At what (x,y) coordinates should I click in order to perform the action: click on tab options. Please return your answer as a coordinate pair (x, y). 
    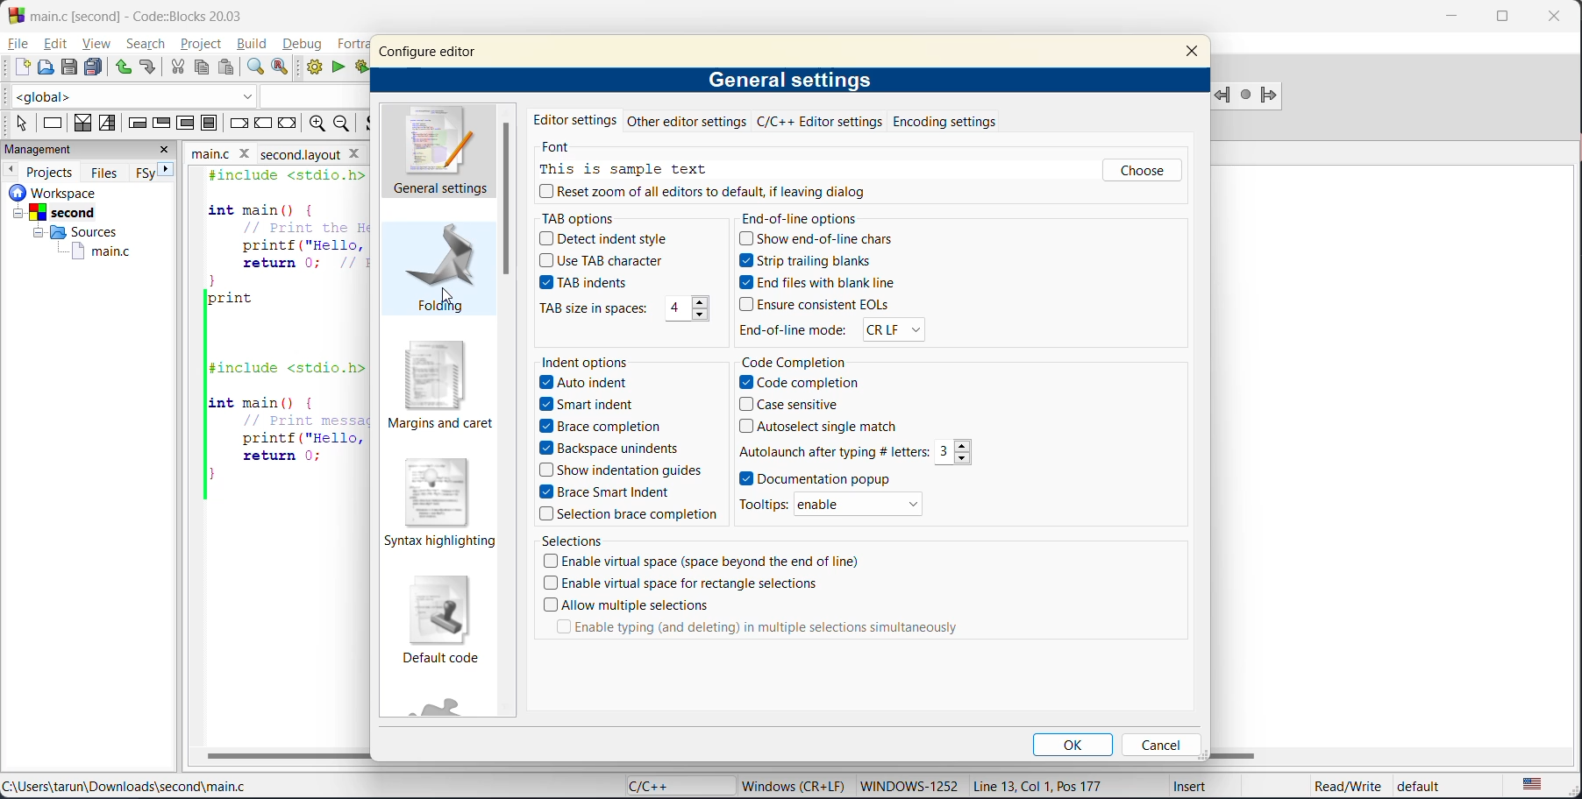
    Looking at the image, I should click on (628, 216).